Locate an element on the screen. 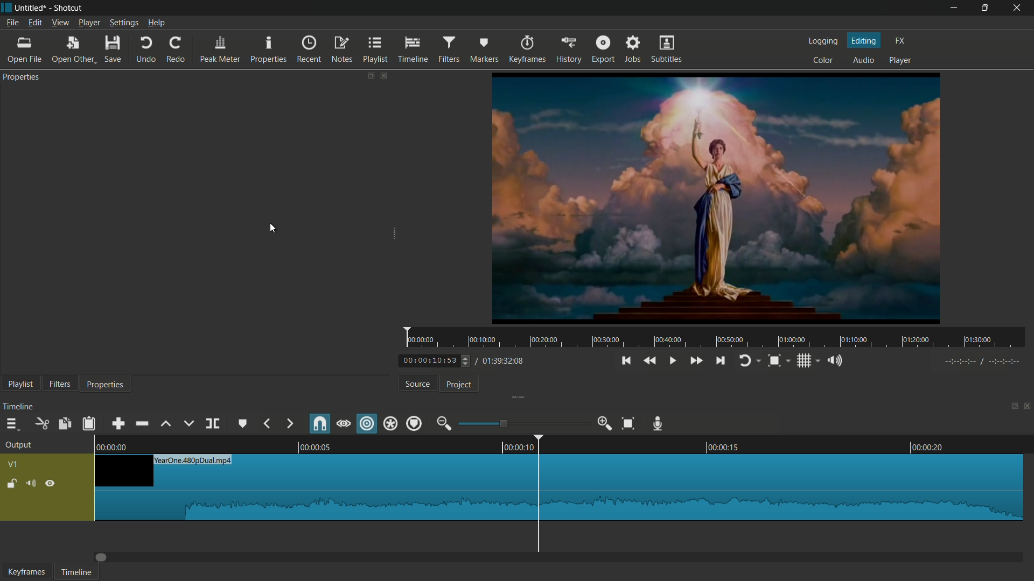  split at playhead is located at coordinates (214, 422).